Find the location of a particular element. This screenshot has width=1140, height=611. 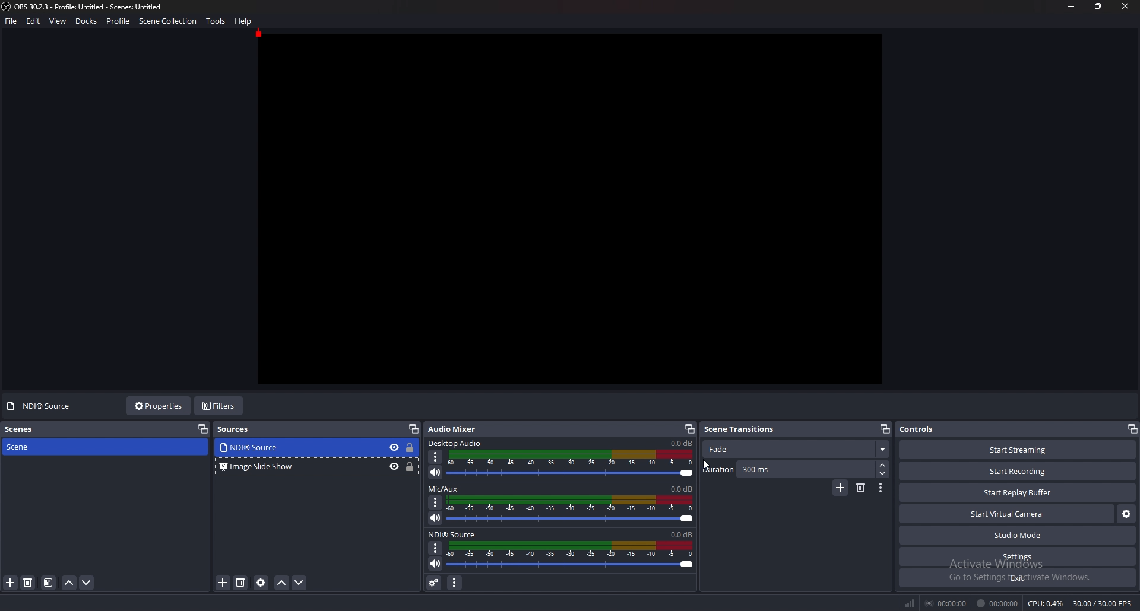

move scene down is located at coordinates (86, 583).